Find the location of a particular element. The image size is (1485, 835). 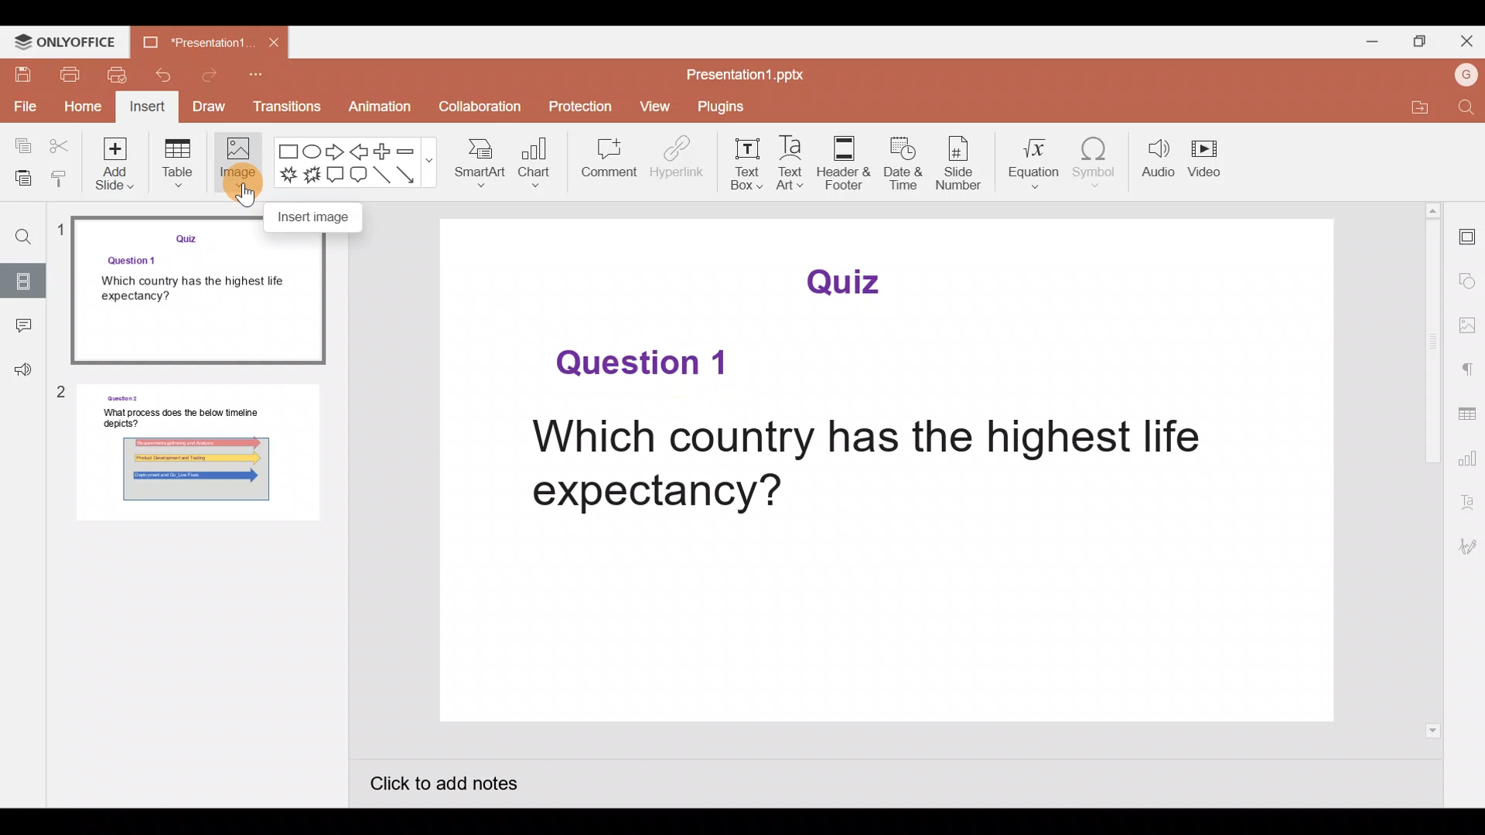

Slide number is located at coordinates (965, 165).